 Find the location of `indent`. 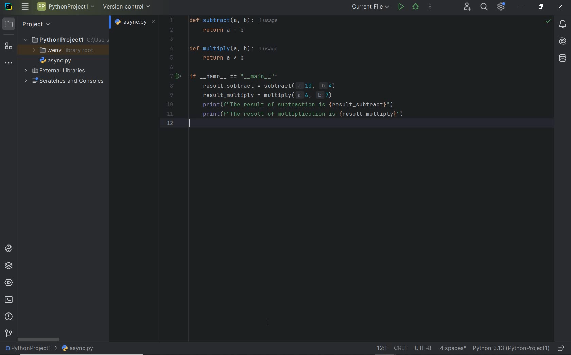

indent is located at coordinates (453, 348).